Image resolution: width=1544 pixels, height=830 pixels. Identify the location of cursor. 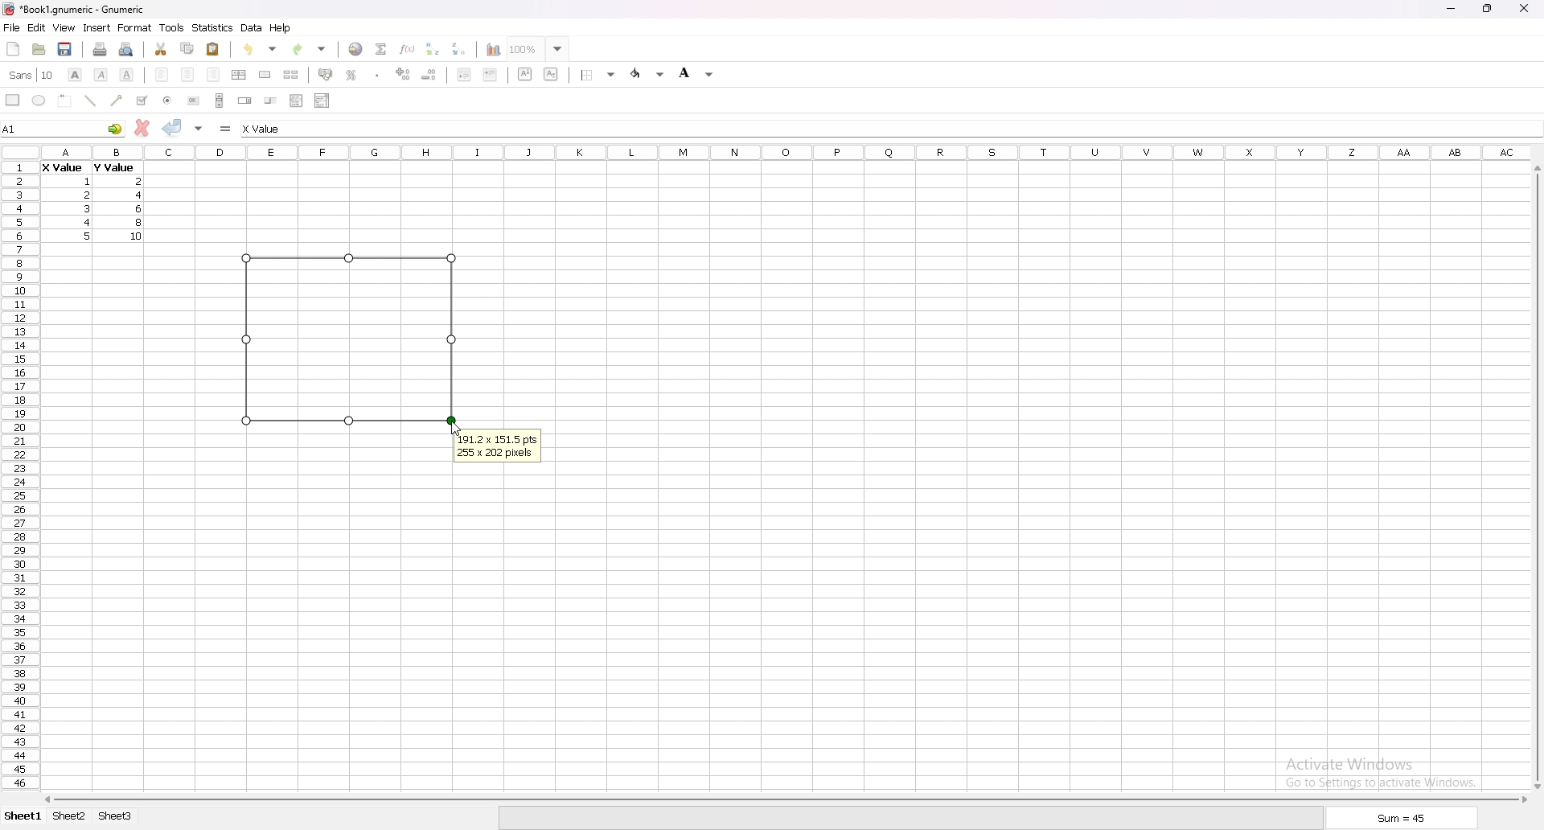
(454, 428).